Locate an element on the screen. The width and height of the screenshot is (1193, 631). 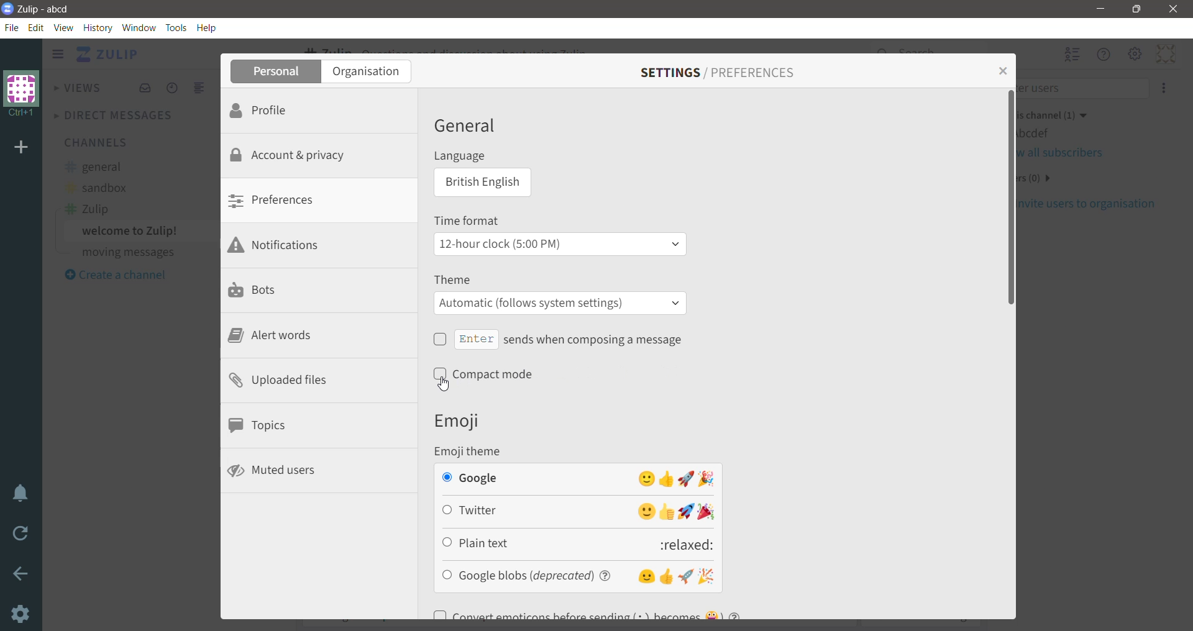
Enable Do Not Disturb is located at coordinates (21, 494).